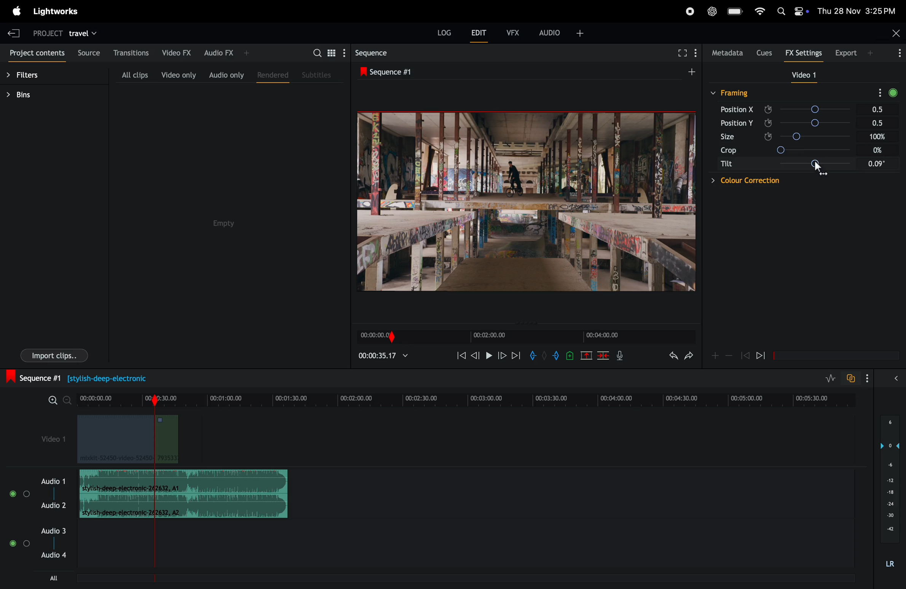 This screenshot has height=589, width=906. What do you see at coordinates (46, 437) in the screenshot?
I see `video 1` at bounding box center [46, 437].